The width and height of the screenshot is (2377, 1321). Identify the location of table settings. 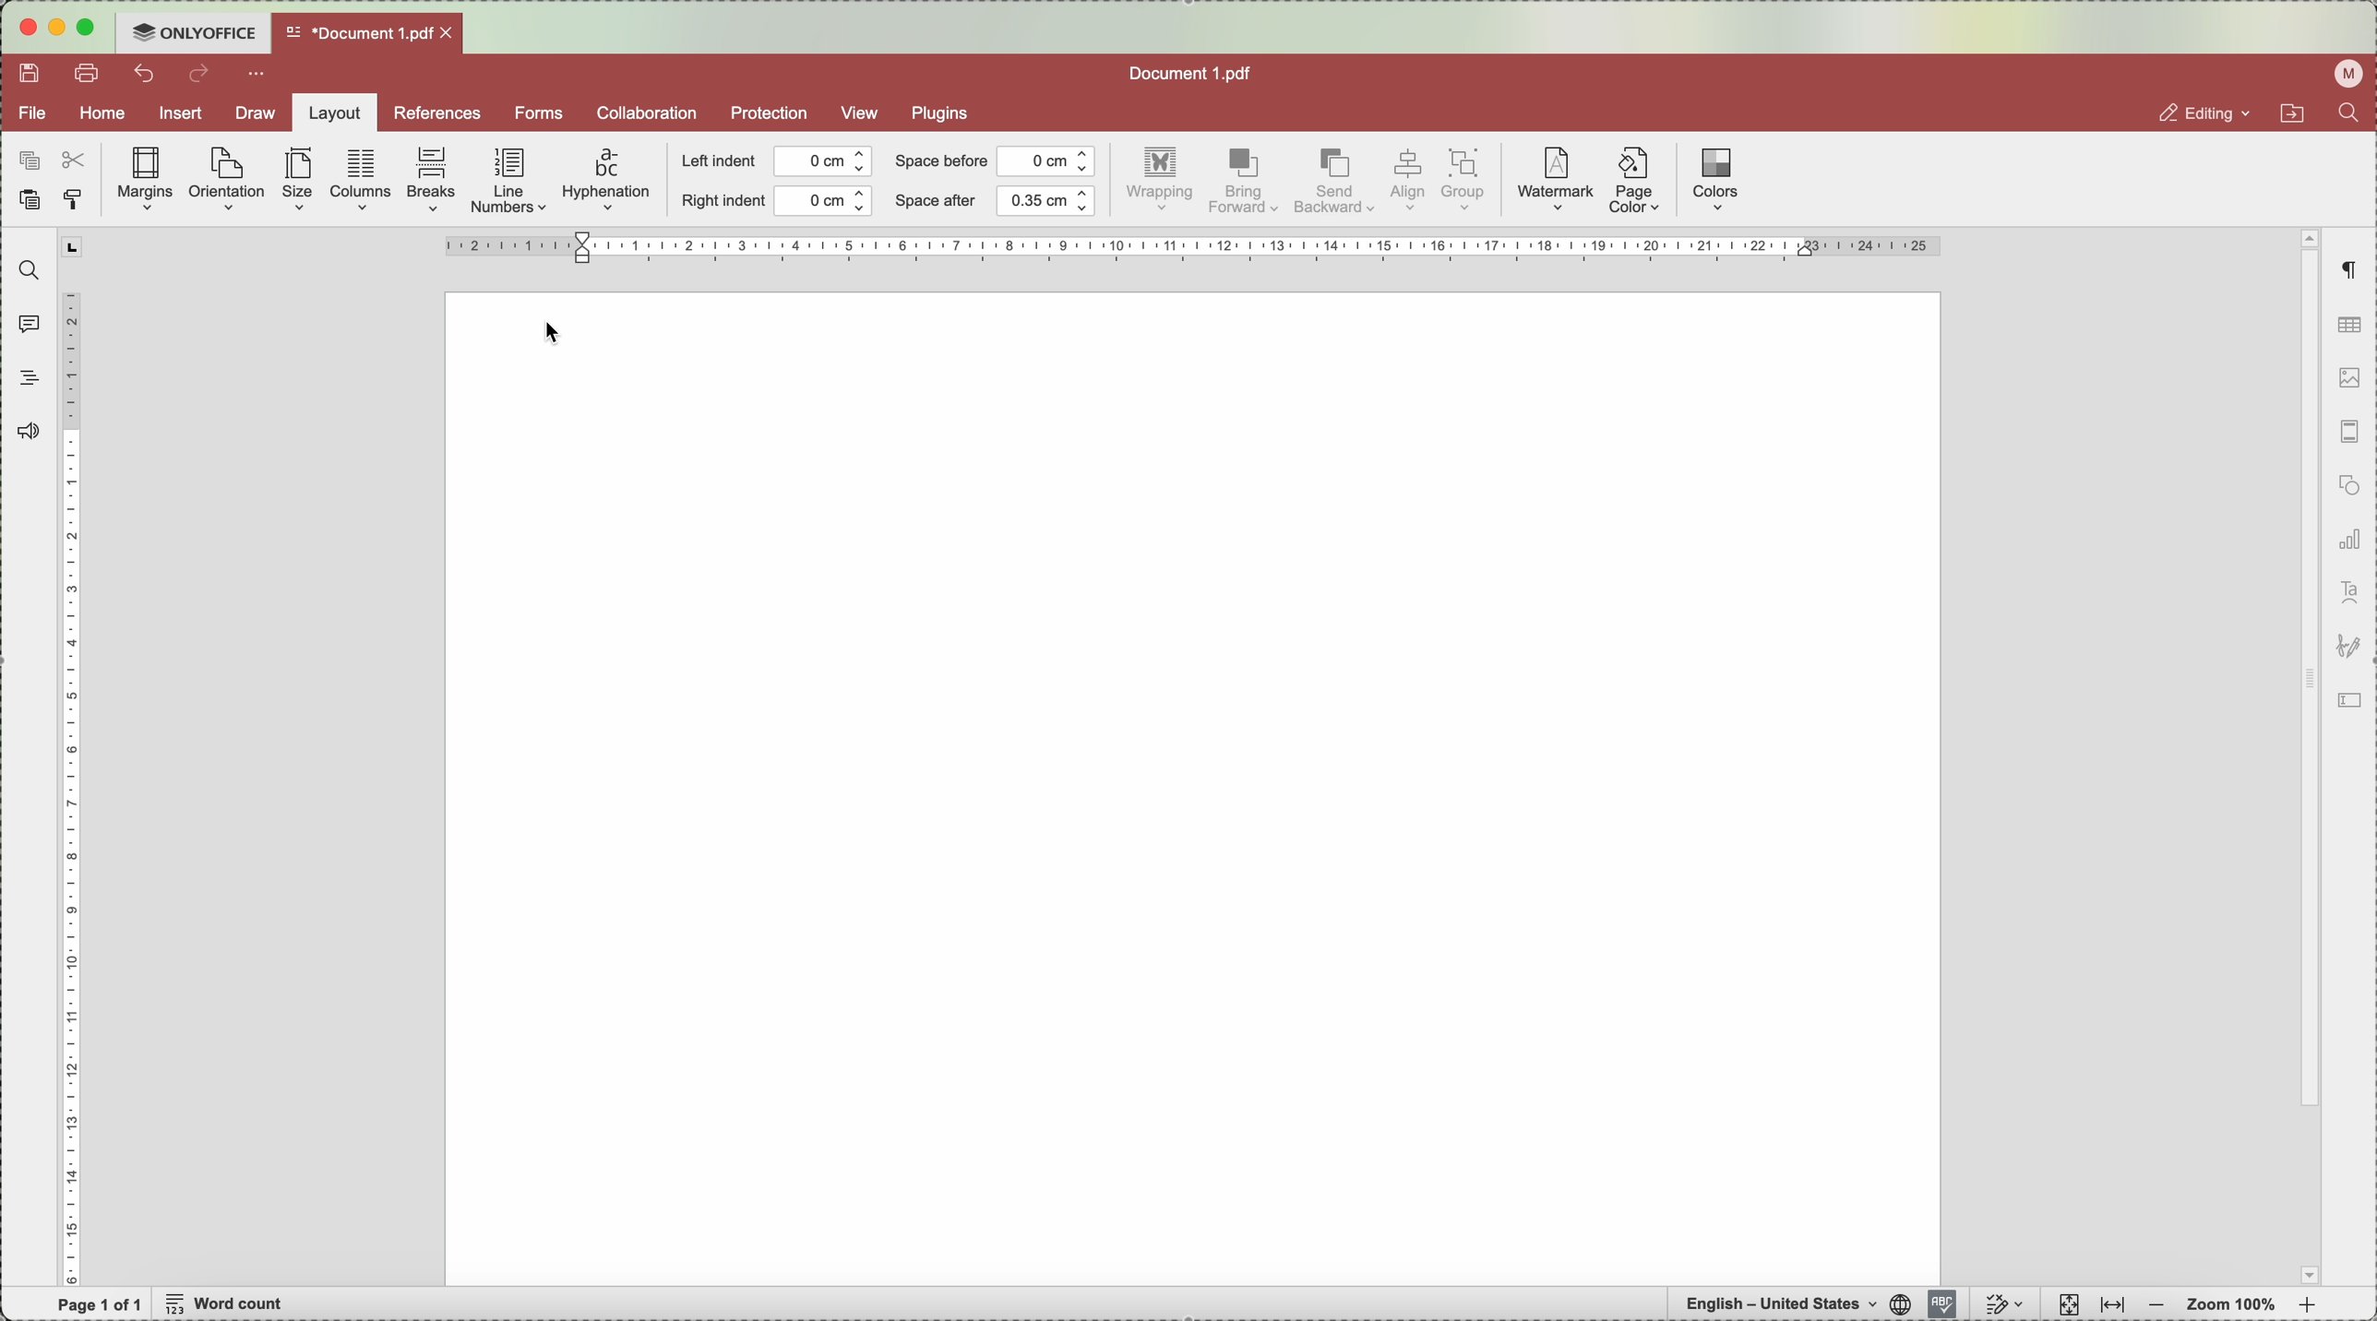
(2349, 325).